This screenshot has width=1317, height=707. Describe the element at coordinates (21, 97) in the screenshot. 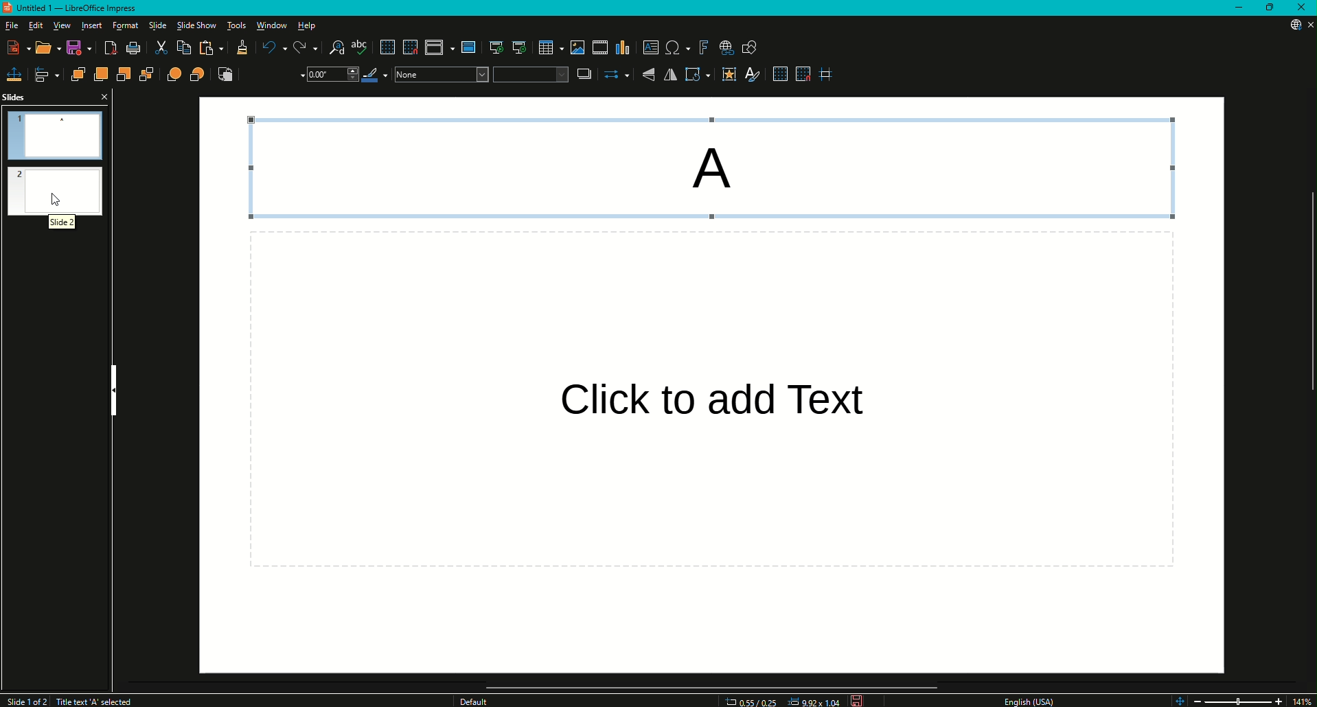

I see `Slides` at that location.